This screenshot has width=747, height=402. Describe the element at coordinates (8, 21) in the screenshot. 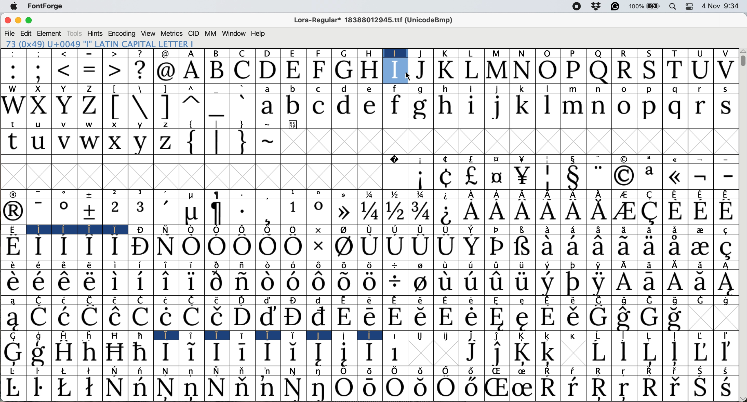

I see `close` at that location.